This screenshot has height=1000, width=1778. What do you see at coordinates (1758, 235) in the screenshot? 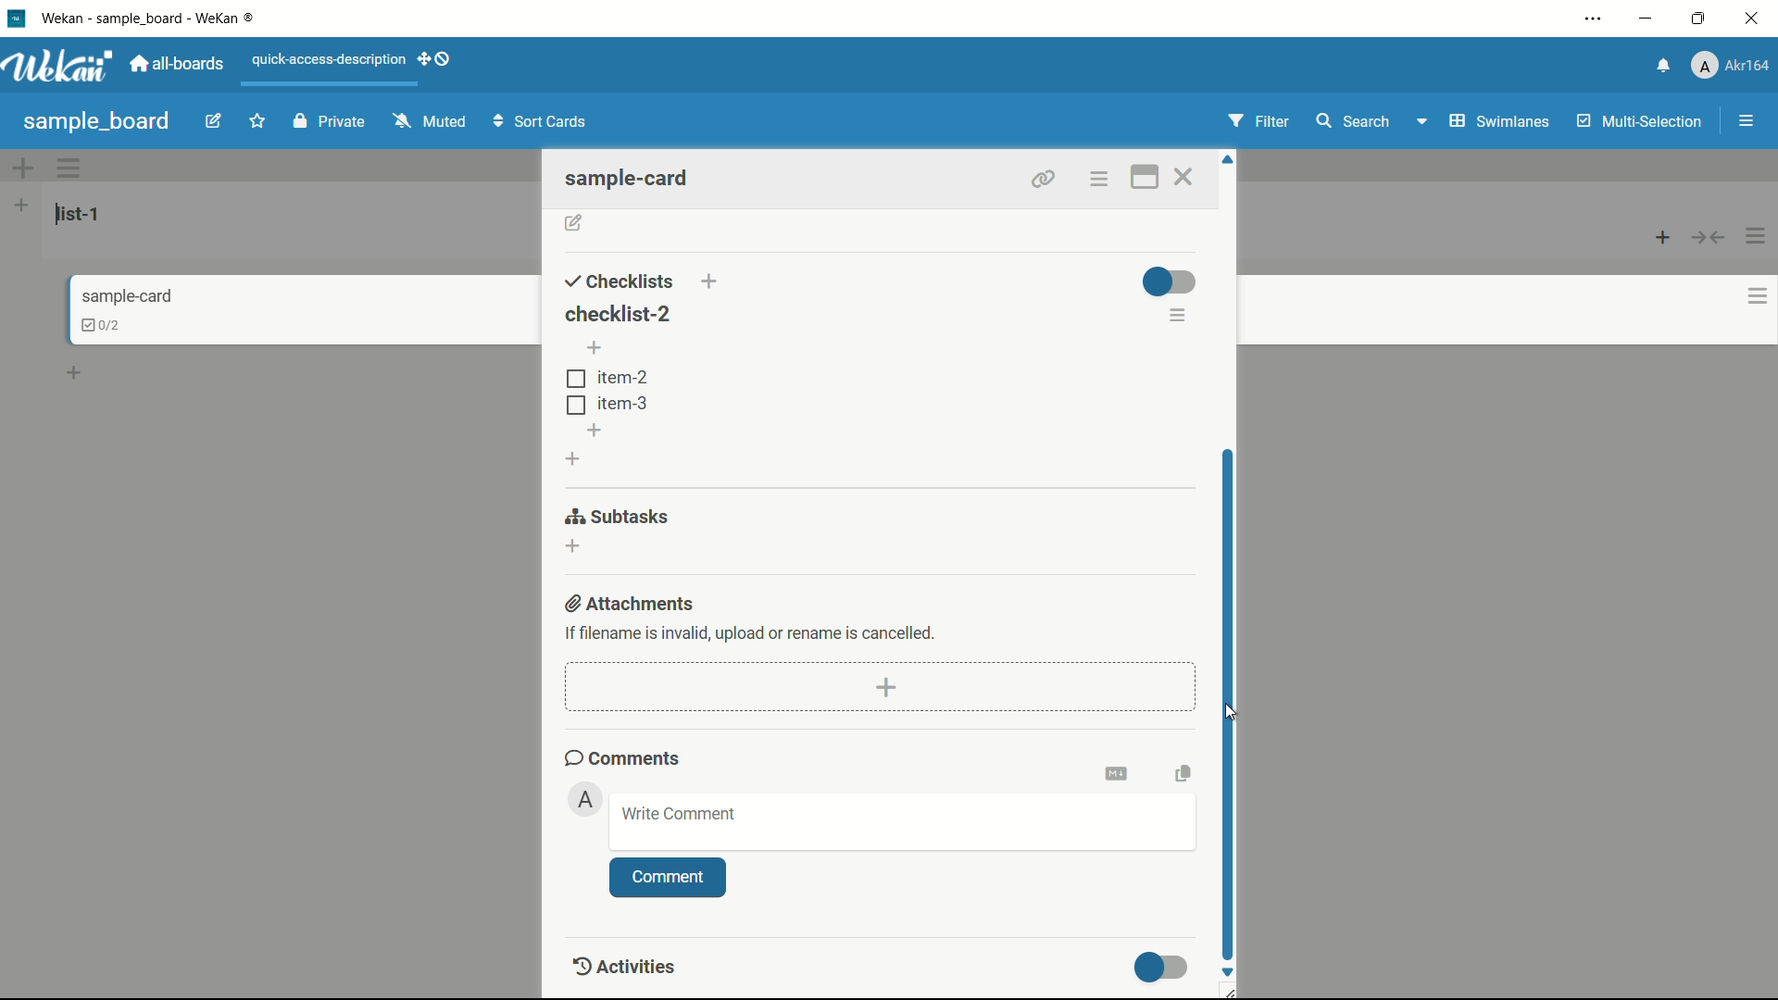
I see `list actions` at bounding box center [1758, 235].